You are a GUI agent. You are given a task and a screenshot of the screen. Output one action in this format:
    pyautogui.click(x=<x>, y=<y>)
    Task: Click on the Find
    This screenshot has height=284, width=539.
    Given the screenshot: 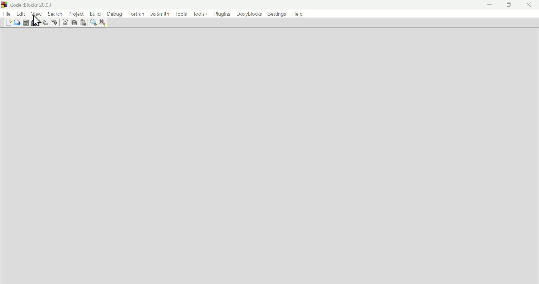 What is the action you would take?
    pyautogui.click(x=93, y=23)
    